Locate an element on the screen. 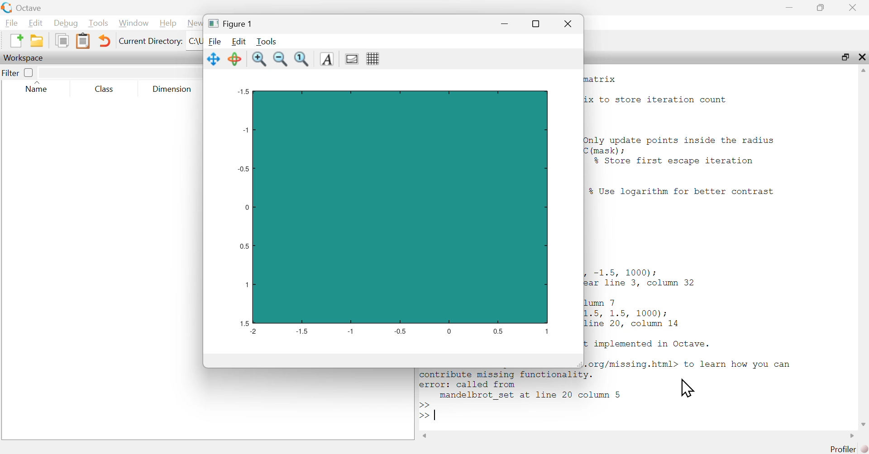  paste is located at coordinates (84, 40).